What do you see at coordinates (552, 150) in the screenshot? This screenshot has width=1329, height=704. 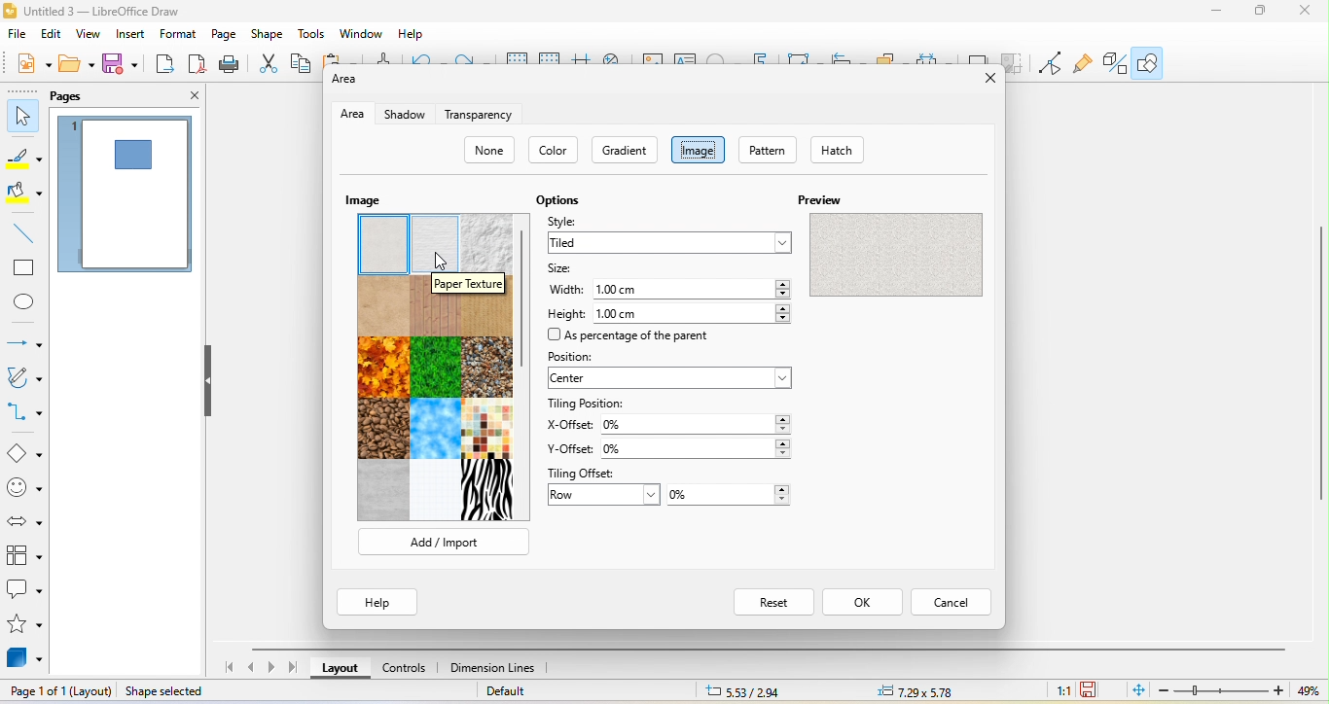 I see `color` at bounding box center [552, 150].